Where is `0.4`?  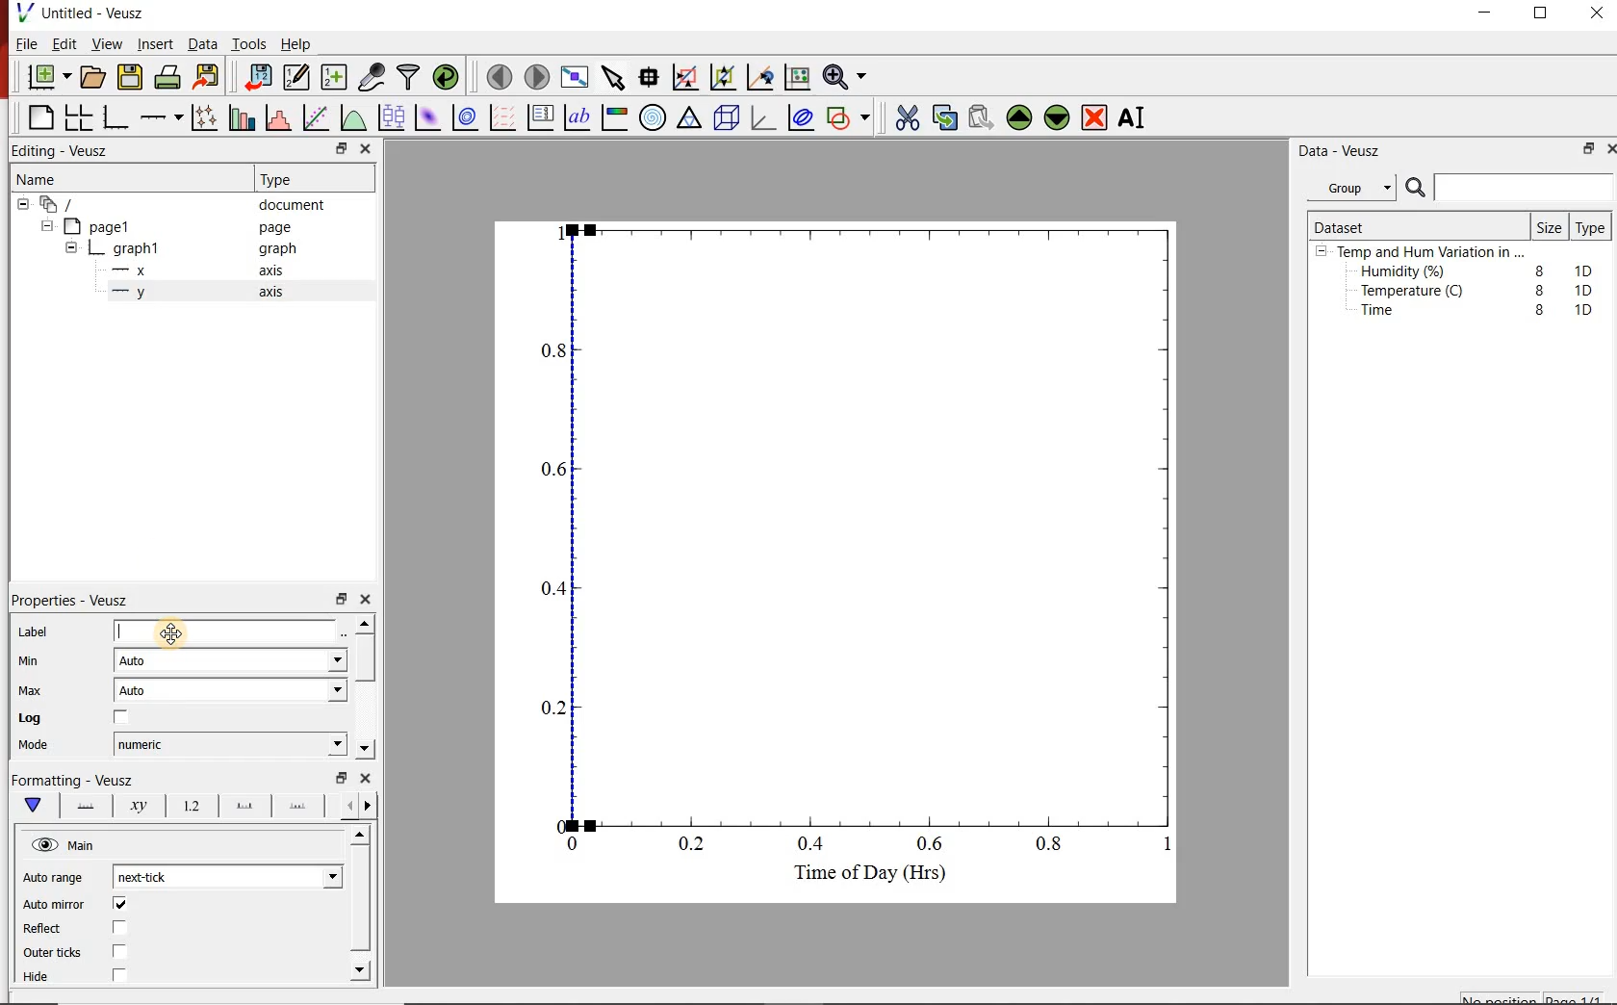 0.4 is located at coordinates (813, 845).